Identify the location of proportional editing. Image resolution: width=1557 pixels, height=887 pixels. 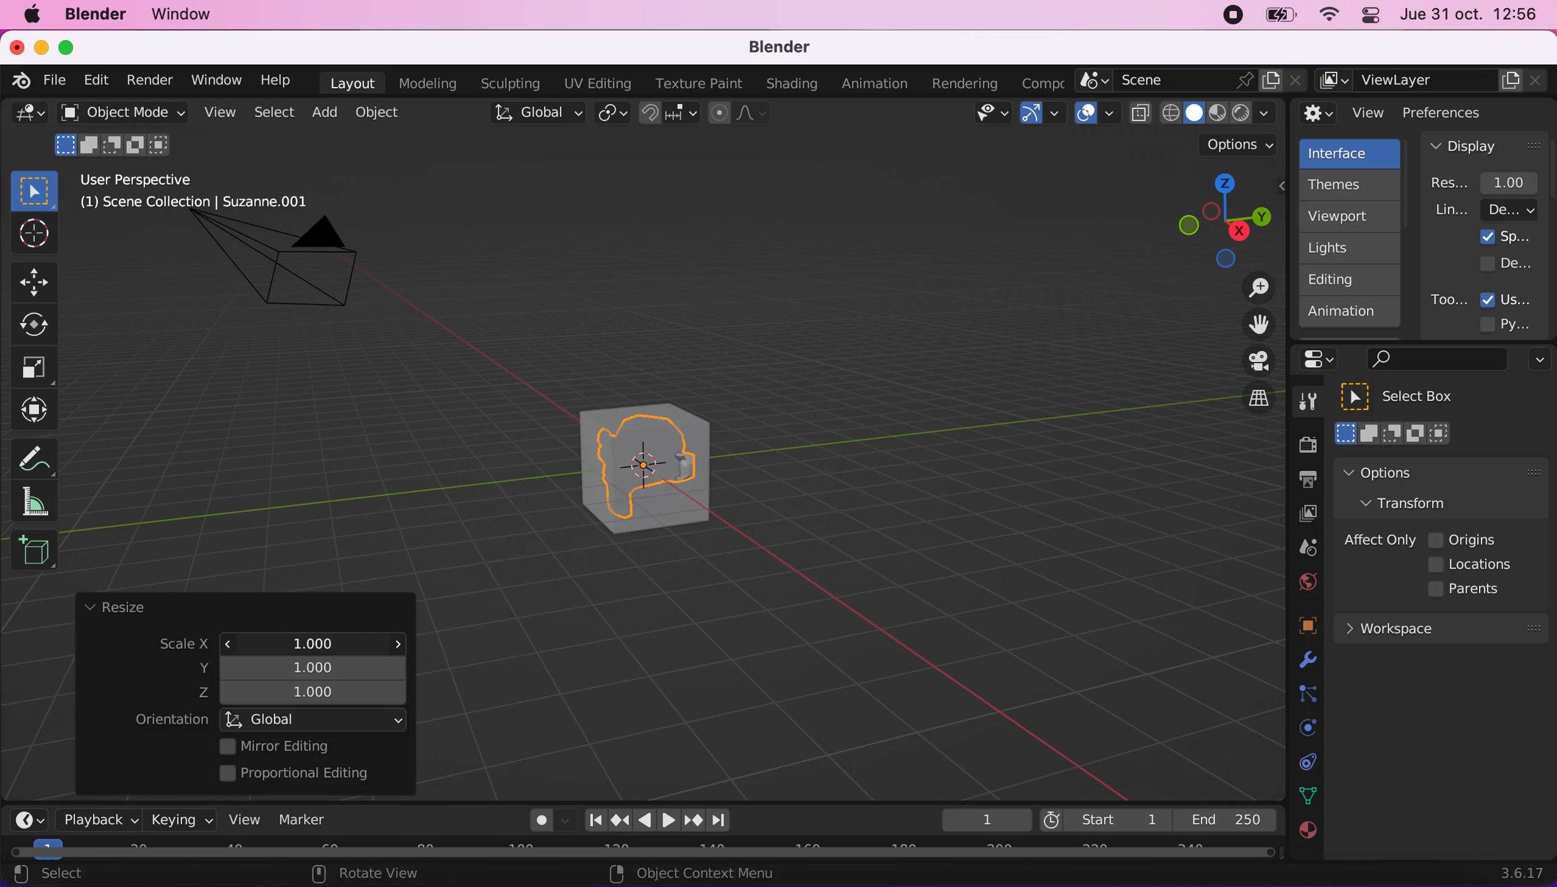
(303, 774).